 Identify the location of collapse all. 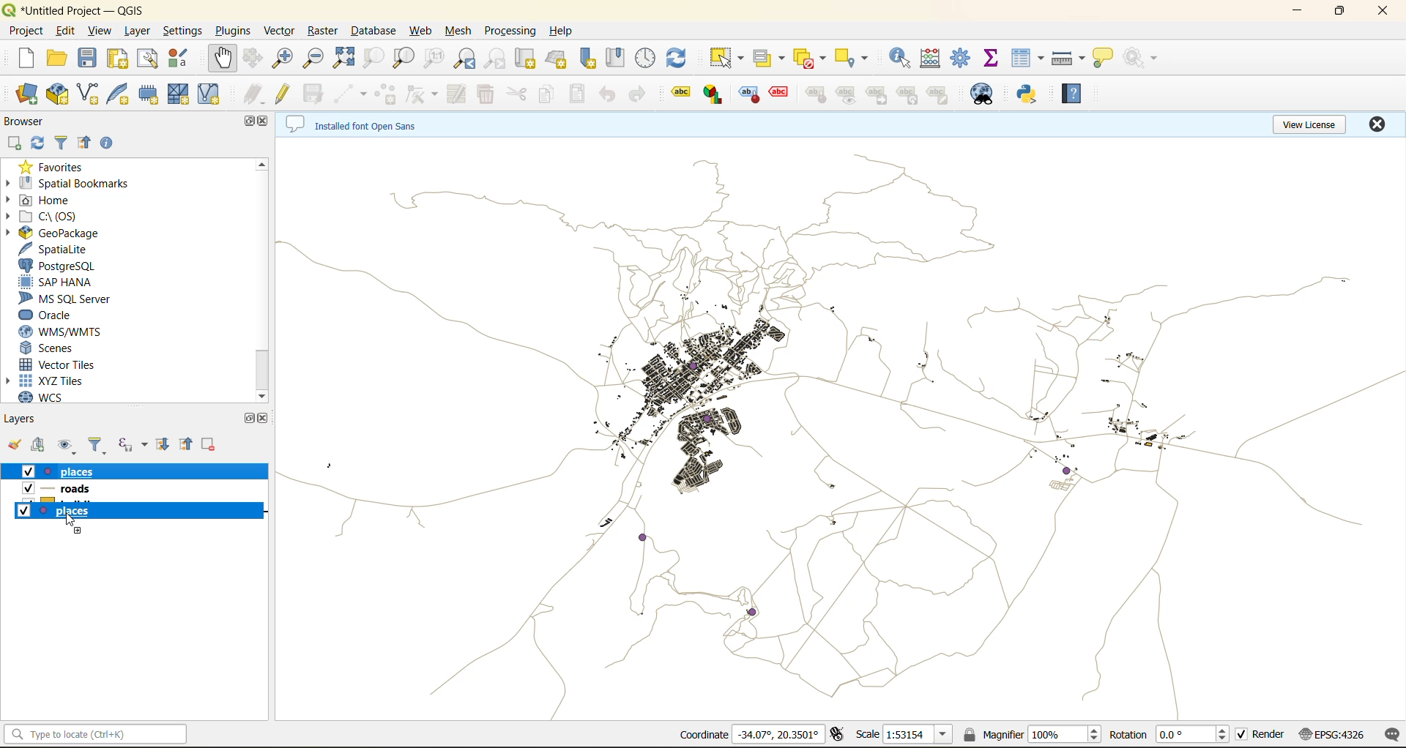
(190, 444).